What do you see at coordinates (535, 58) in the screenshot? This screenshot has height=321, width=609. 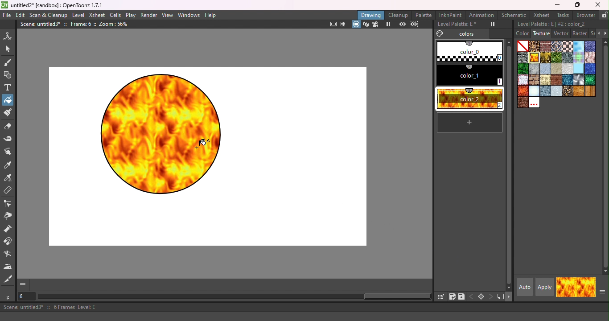 I see `flame.bmp` at bounding box center [535, 58].